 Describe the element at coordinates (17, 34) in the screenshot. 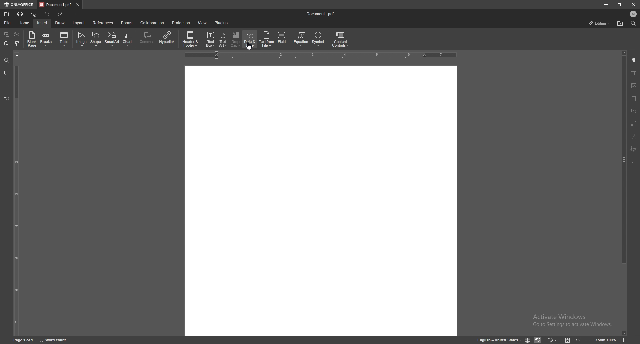

I see `cut` at that location.